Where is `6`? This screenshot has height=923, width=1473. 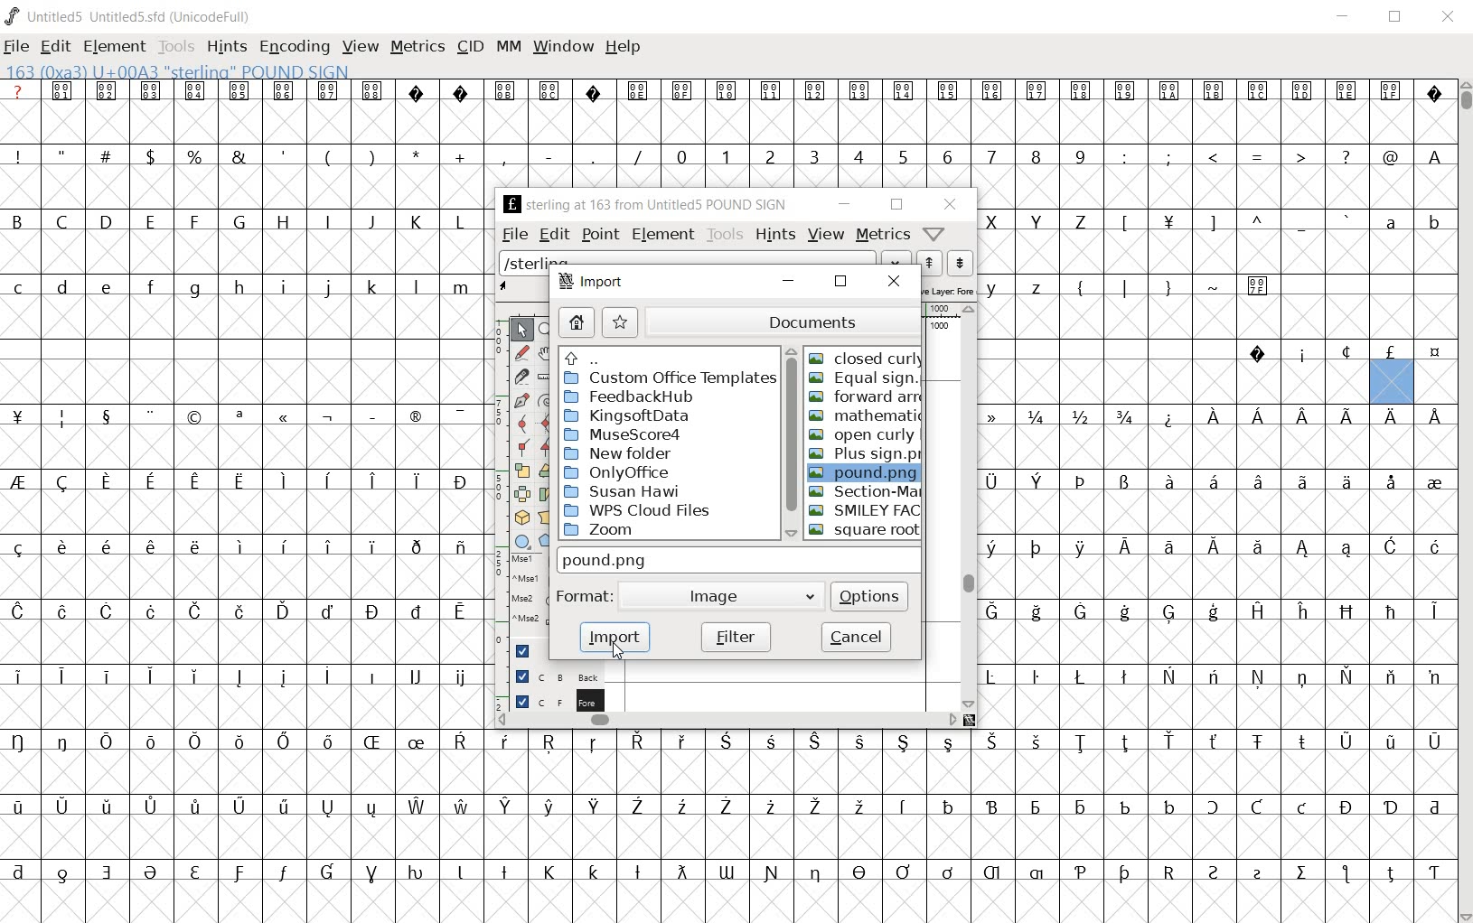
6 is located at coordinates (947, 156).